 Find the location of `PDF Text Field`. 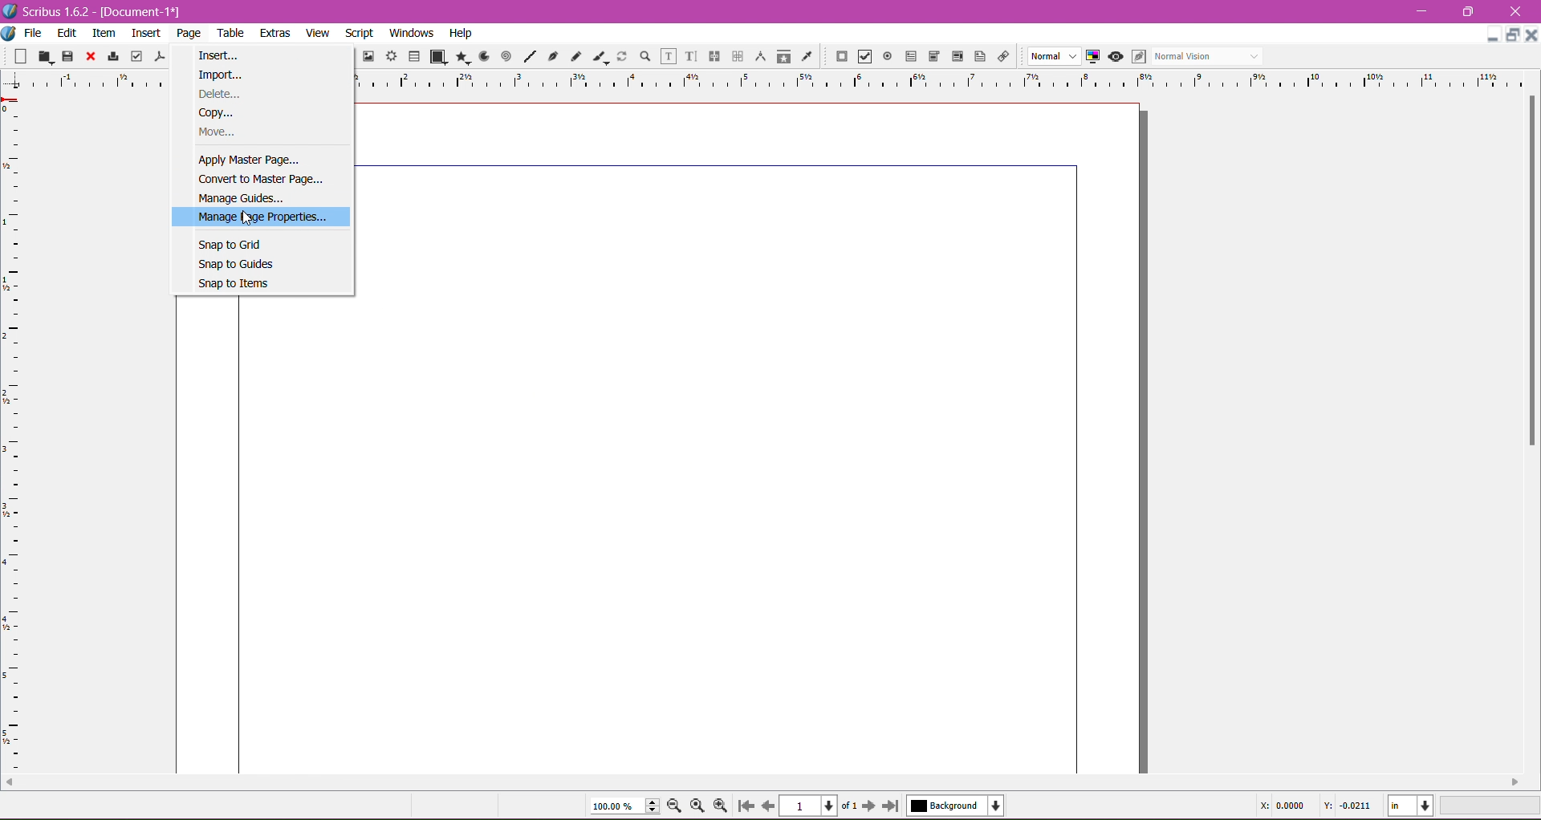

PDF Text Field is located at coordinates (911, 57).